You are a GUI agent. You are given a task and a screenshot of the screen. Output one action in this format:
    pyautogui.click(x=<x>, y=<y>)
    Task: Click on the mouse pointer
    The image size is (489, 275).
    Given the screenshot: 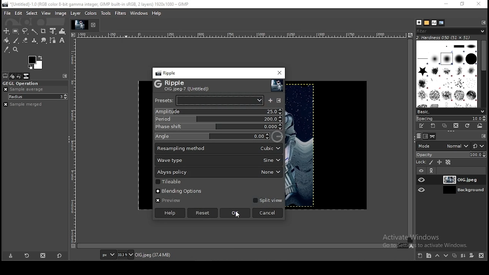 What is the action you would take?
    pyautogui.click(x=238, y=215)
    